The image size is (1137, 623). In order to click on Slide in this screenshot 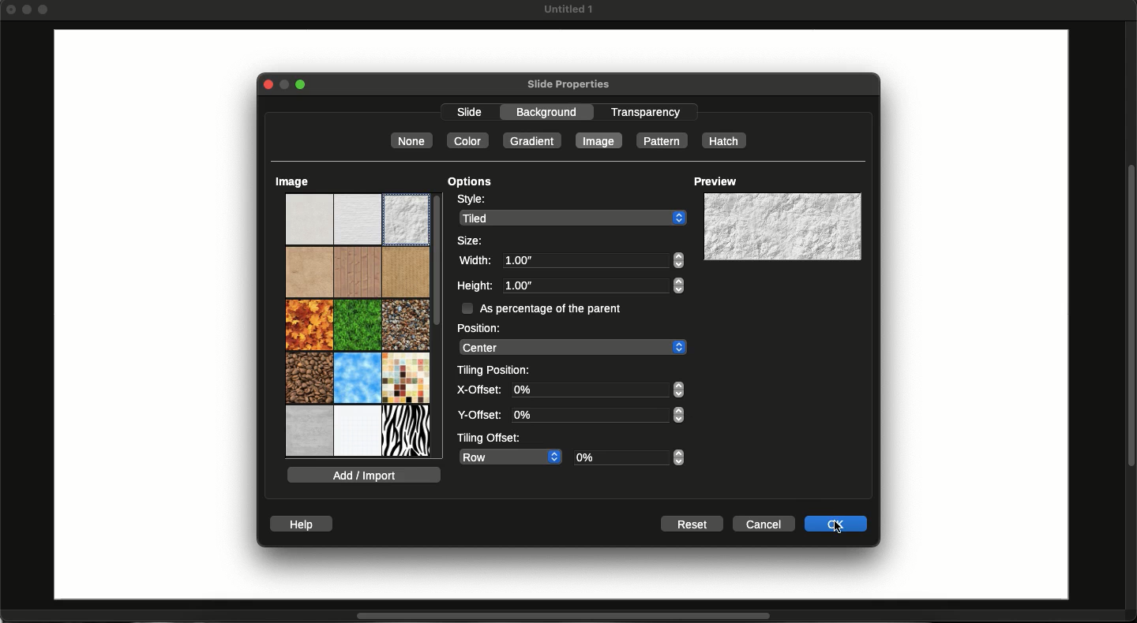, I will do `click(470, 114)`.